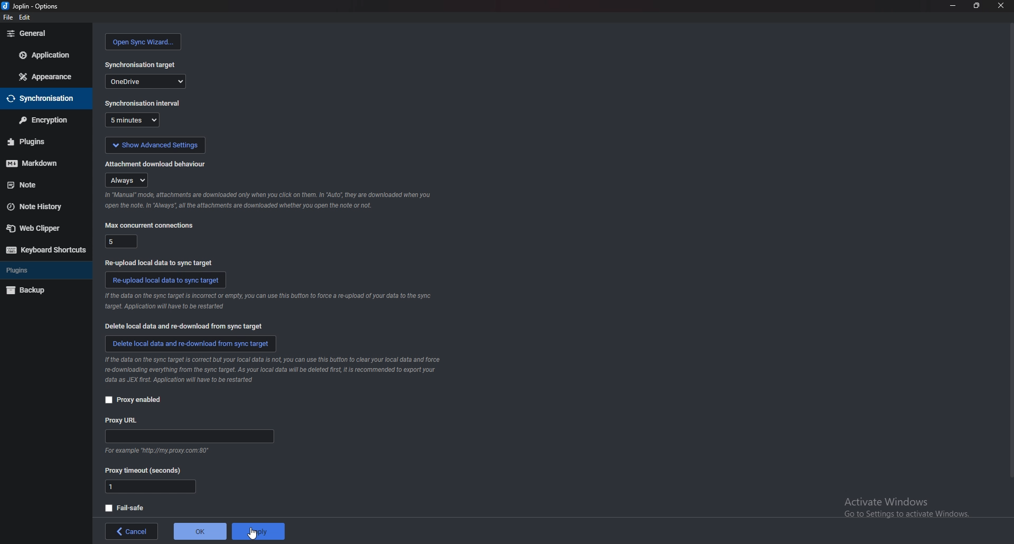 The image size is (1014, 544). I want to click on Activate Windows, so click(905, 508).